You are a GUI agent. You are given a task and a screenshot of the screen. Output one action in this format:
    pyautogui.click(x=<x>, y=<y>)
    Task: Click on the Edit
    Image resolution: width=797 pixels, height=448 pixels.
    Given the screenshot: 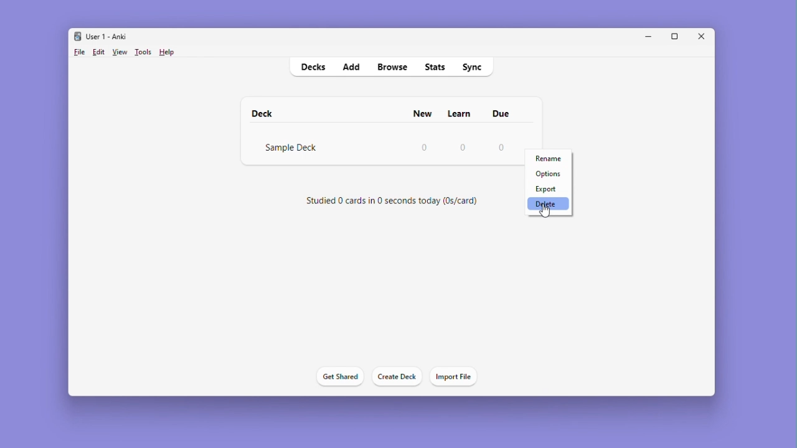 What is the action you would take?
    pyautogui.click(x=99, y=52)
    